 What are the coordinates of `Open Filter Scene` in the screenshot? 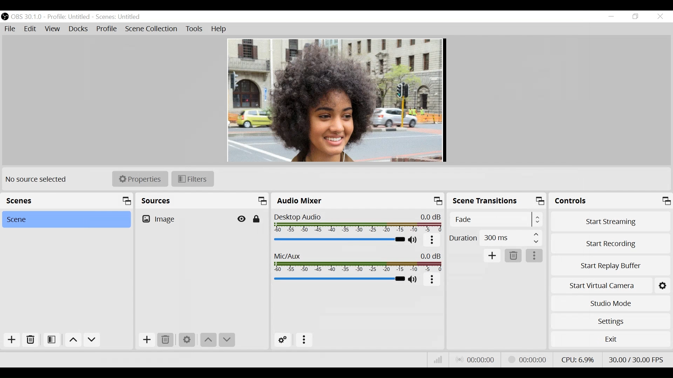 It's located at (52, 339).